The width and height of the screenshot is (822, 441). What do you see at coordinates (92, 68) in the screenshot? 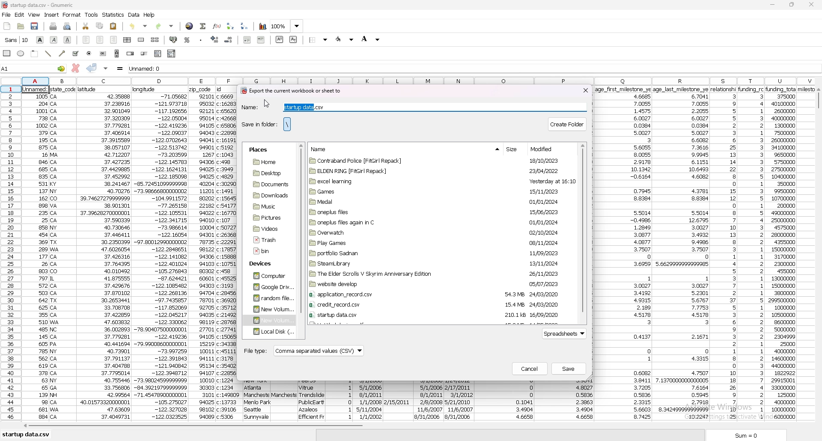
I see `accept changes` at bounding box center [92, 68].